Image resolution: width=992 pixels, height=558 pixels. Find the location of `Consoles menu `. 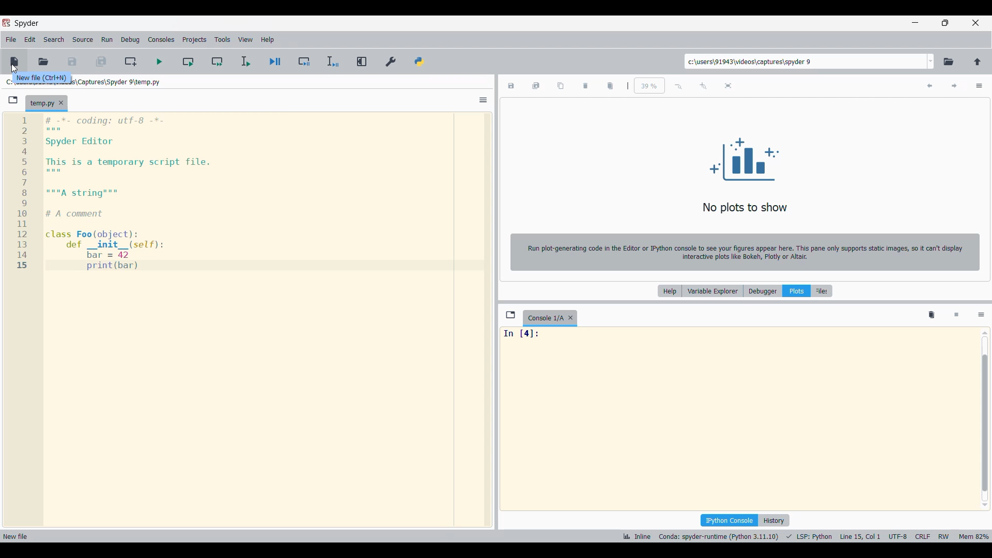

Consoles menu  is located at coordinates (161, 39).